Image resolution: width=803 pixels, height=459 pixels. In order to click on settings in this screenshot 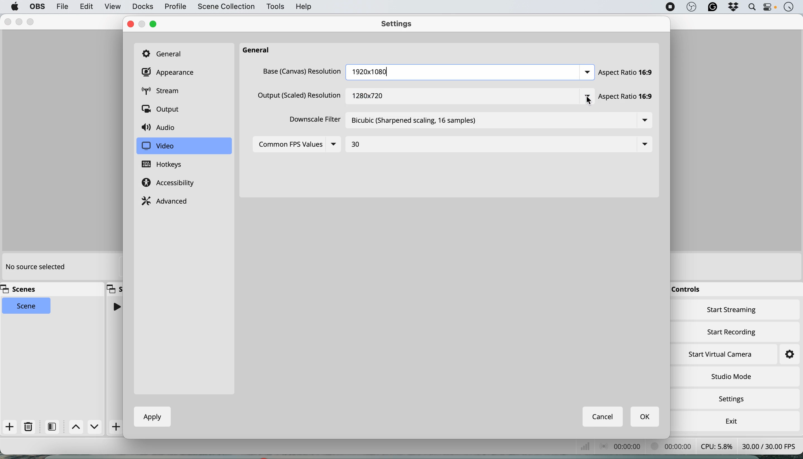, I will do `click(400, 25)`.